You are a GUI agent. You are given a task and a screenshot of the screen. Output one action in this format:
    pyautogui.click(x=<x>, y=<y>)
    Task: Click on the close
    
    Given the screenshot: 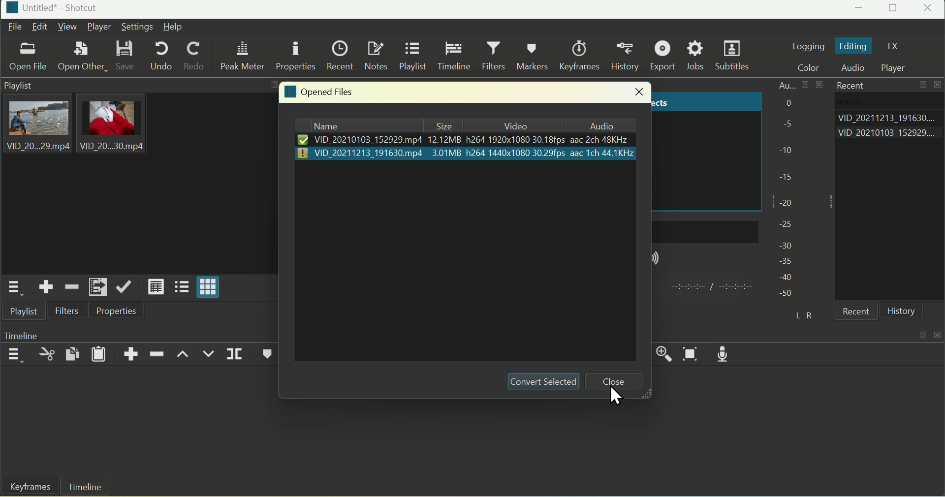 What is the action you would take?
    pyautogui.click(x=616, y=382)
    